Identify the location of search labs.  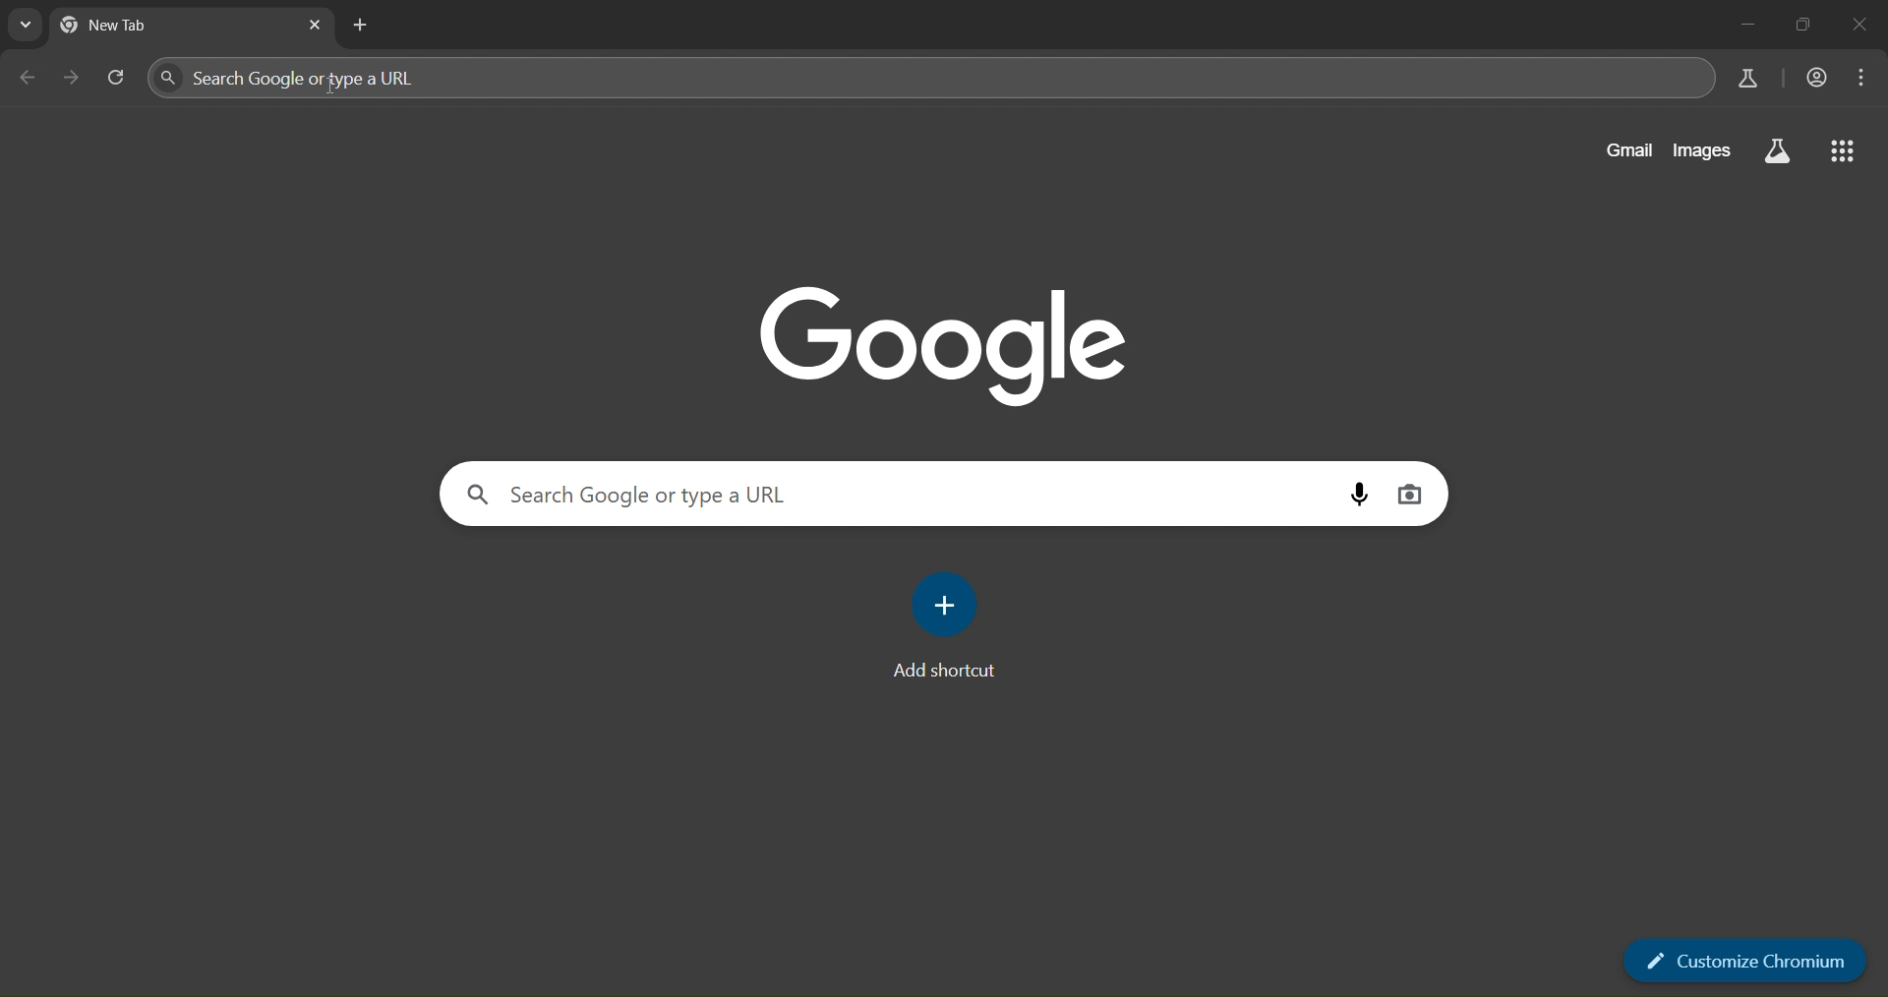
(1742, 79).